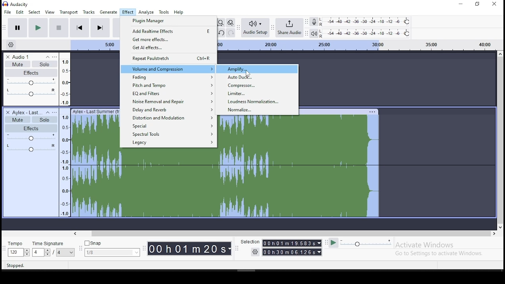 The width and height of the screenshot is (505, 284). What do you see at coordinates (168, 49) in the screenshot?
I see `get AI effects` at bounding box center [168, 49].